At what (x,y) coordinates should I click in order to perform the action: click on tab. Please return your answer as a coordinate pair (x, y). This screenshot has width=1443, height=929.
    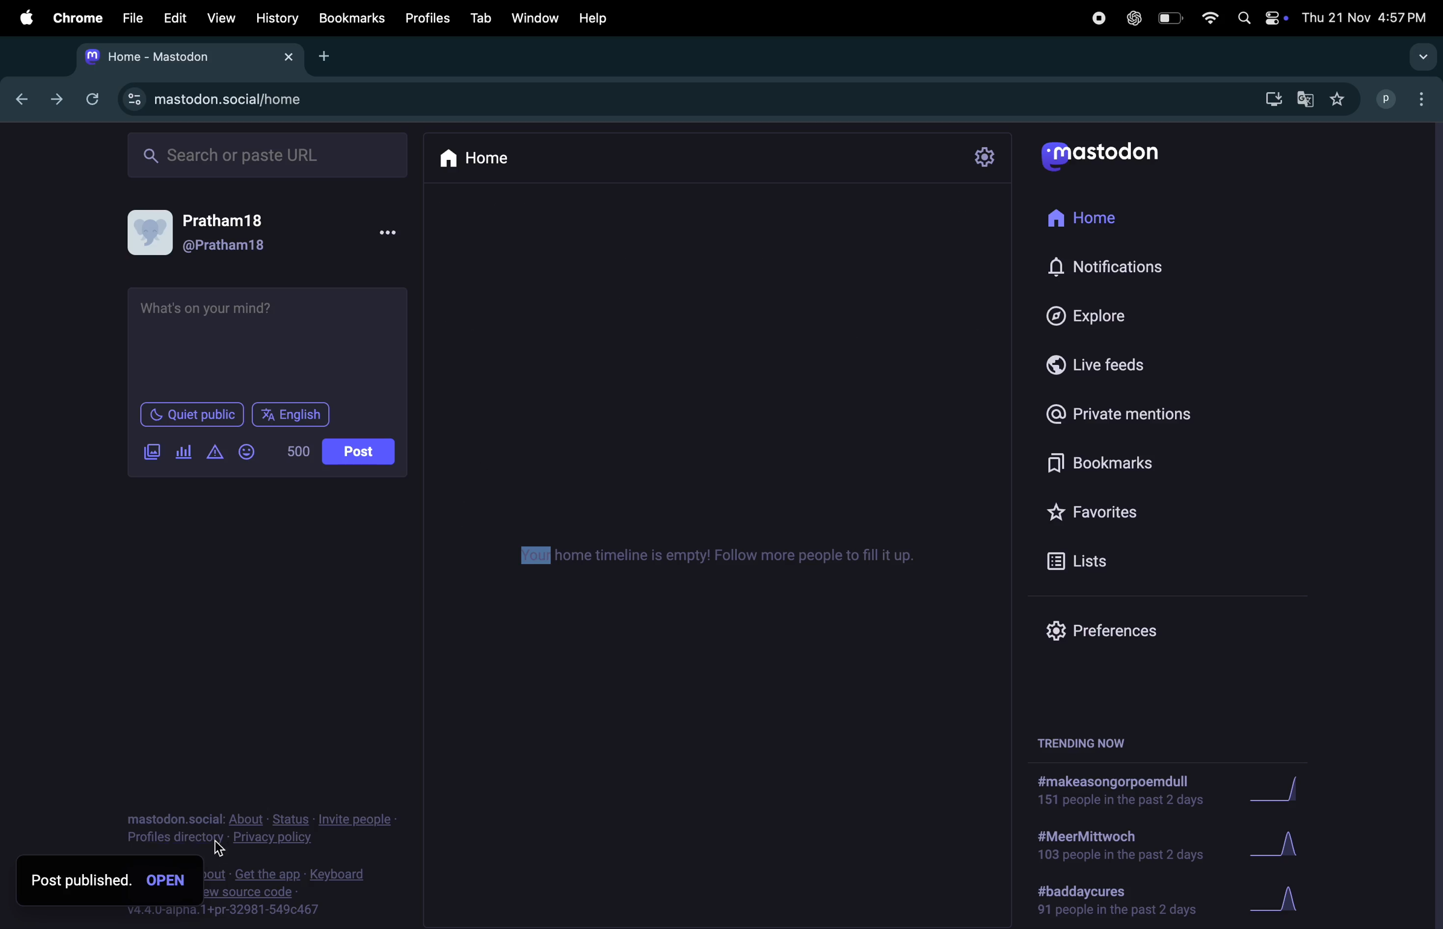
    Looking at the image, I should click on (479, 16).